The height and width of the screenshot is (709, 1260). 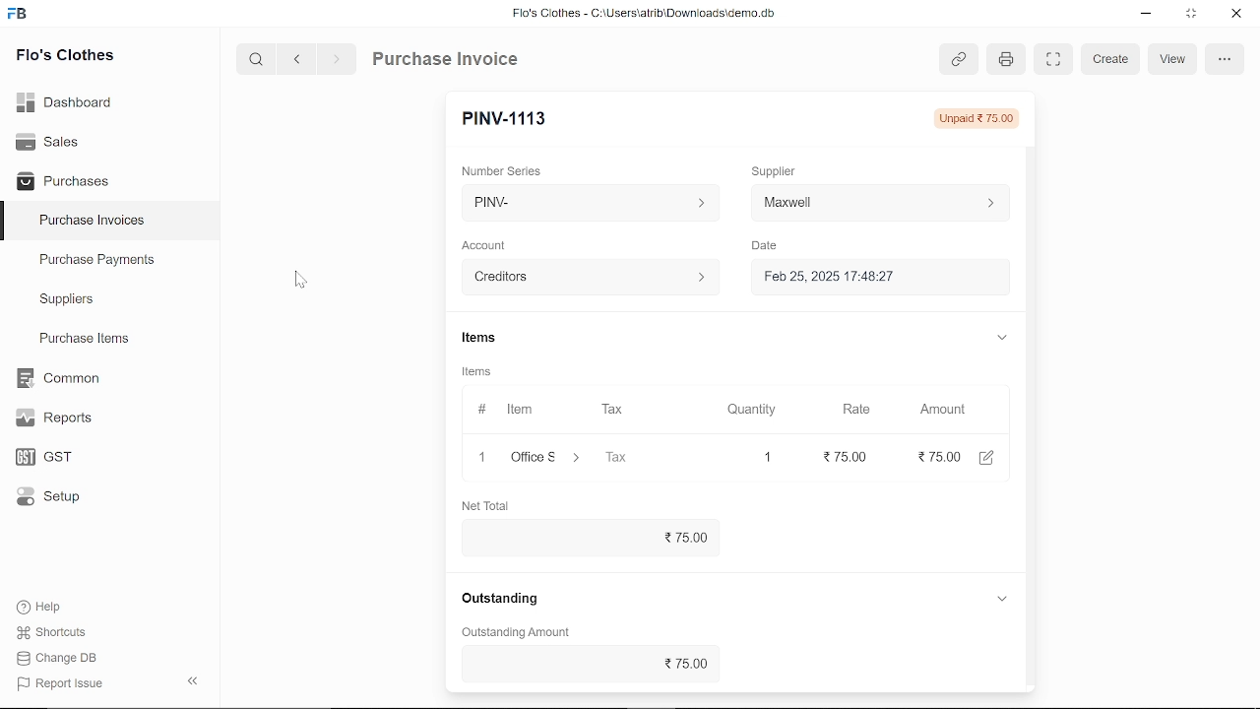 What do you see at coordinates (506, 410) in the screenshot?
I see `Item` at bounding box center [506, 410].